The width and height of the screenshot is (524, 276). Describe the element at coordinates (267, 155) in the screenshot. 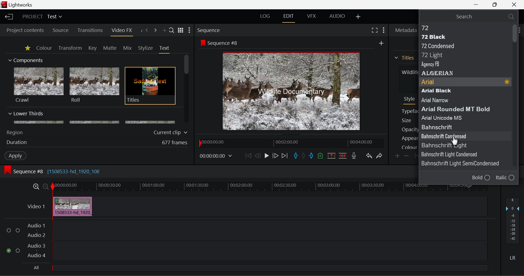

I see `Play` at that location.